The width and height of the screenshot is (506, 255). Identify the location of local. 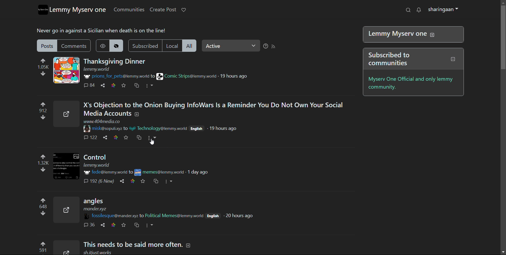
(172, 45).